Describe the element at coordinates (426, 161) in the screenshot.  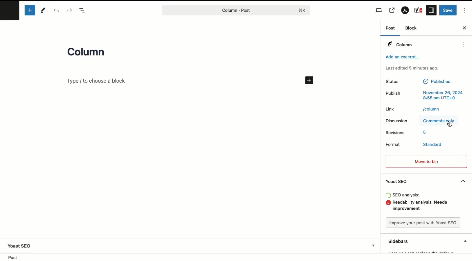
I see `Move to bin` at that location.